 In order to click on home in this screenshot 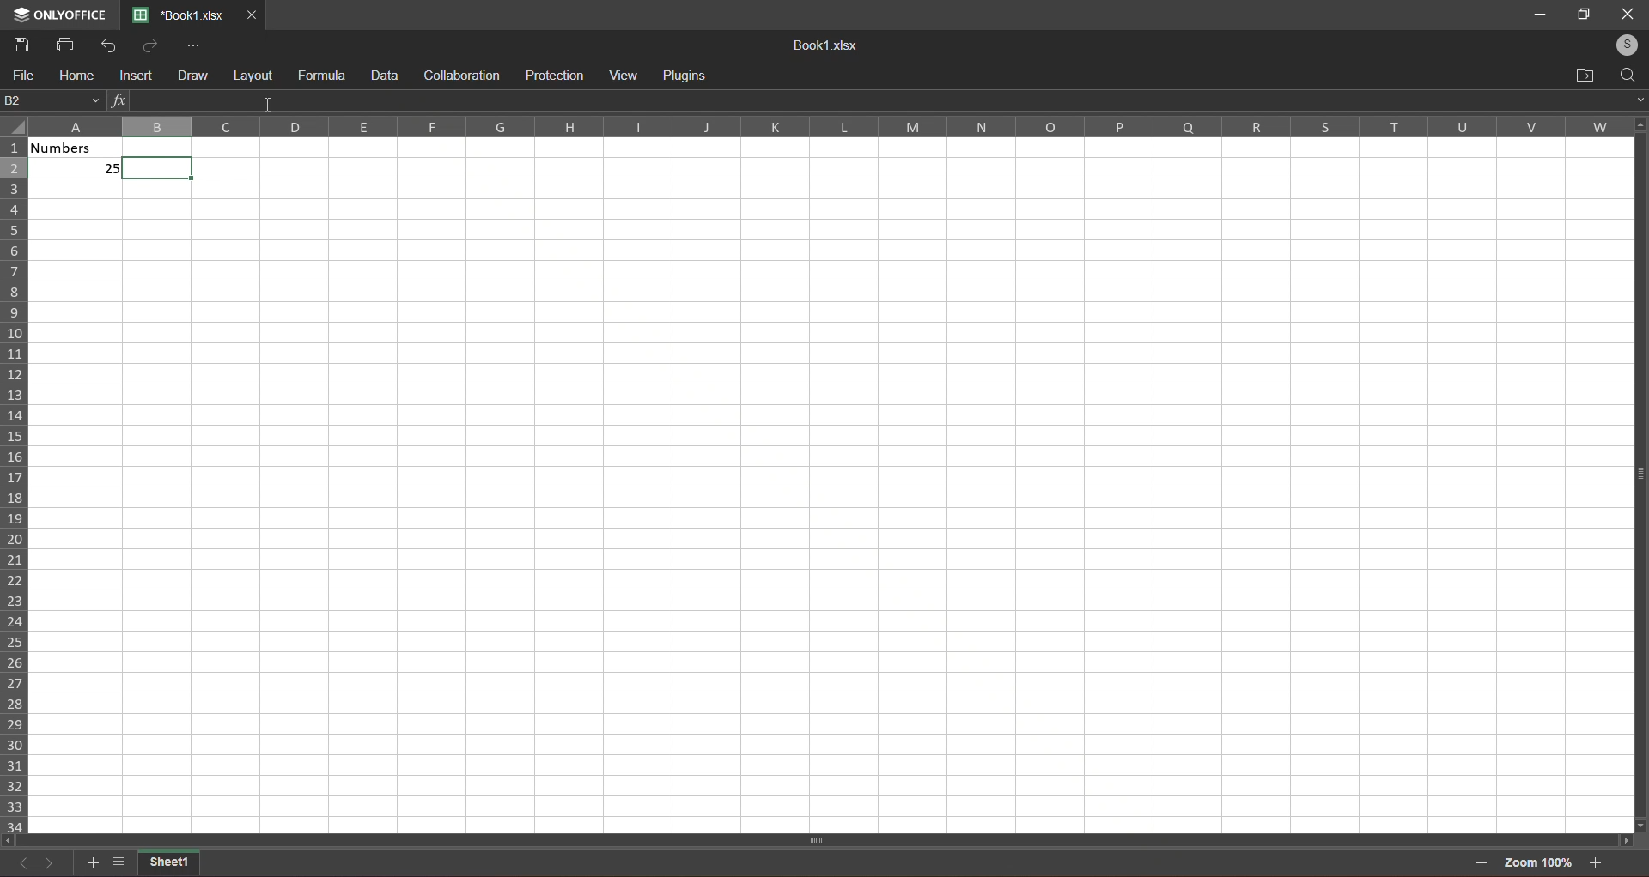, I will do `click(72, 76)`.